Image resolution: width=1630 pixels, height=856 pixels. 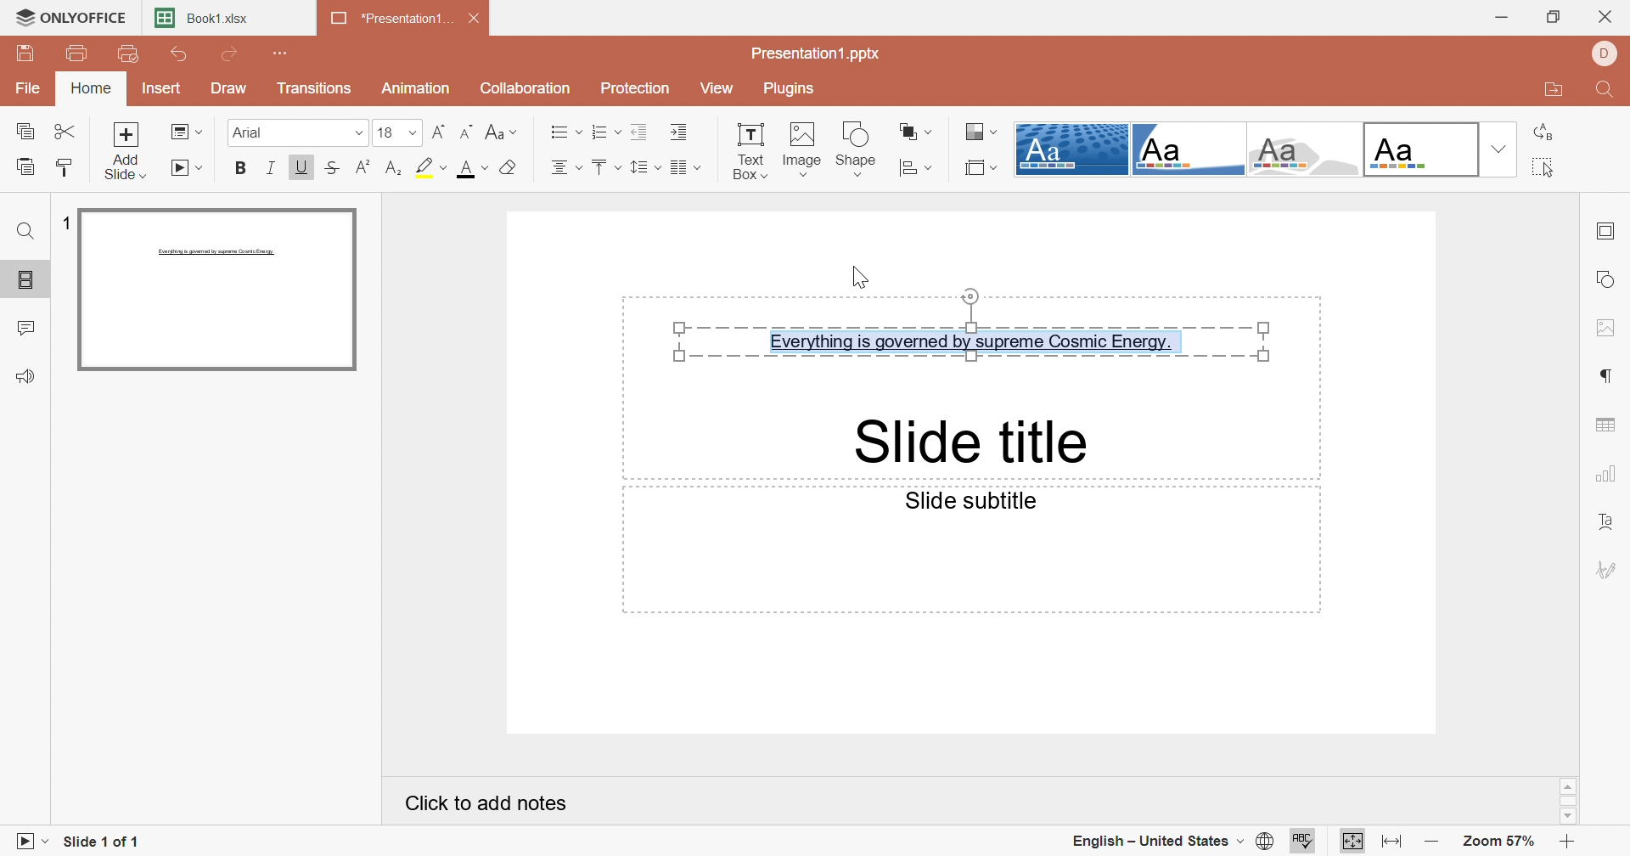 I want to click on Copy, so click(x=24, y=129).